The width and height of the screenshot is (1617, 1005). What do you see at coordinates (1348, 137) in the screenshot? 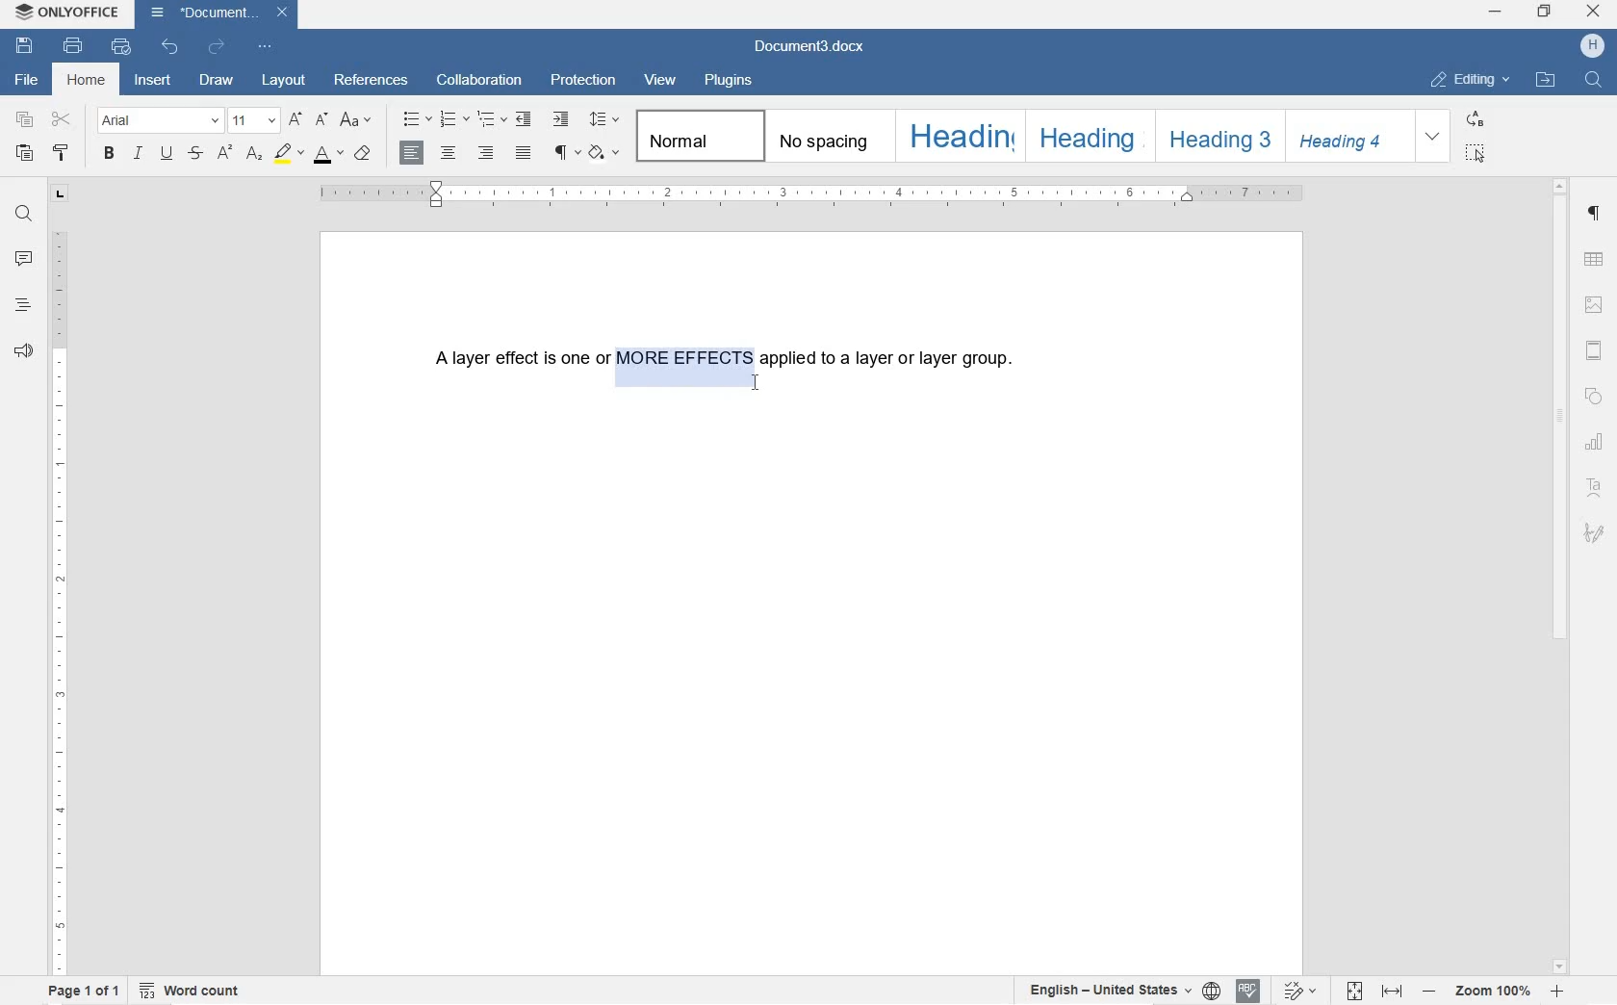
I see `HEADING 4` at bounding box center [1348, 137].